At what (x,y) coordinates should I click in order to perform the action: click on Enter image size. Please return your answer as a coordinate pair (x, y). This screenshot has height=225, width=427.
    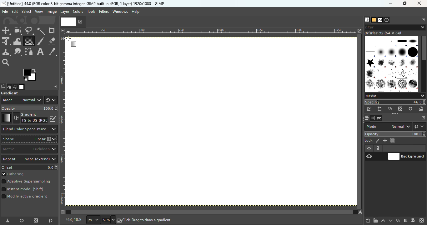
    Looking at the image, I should click on (108, 220).